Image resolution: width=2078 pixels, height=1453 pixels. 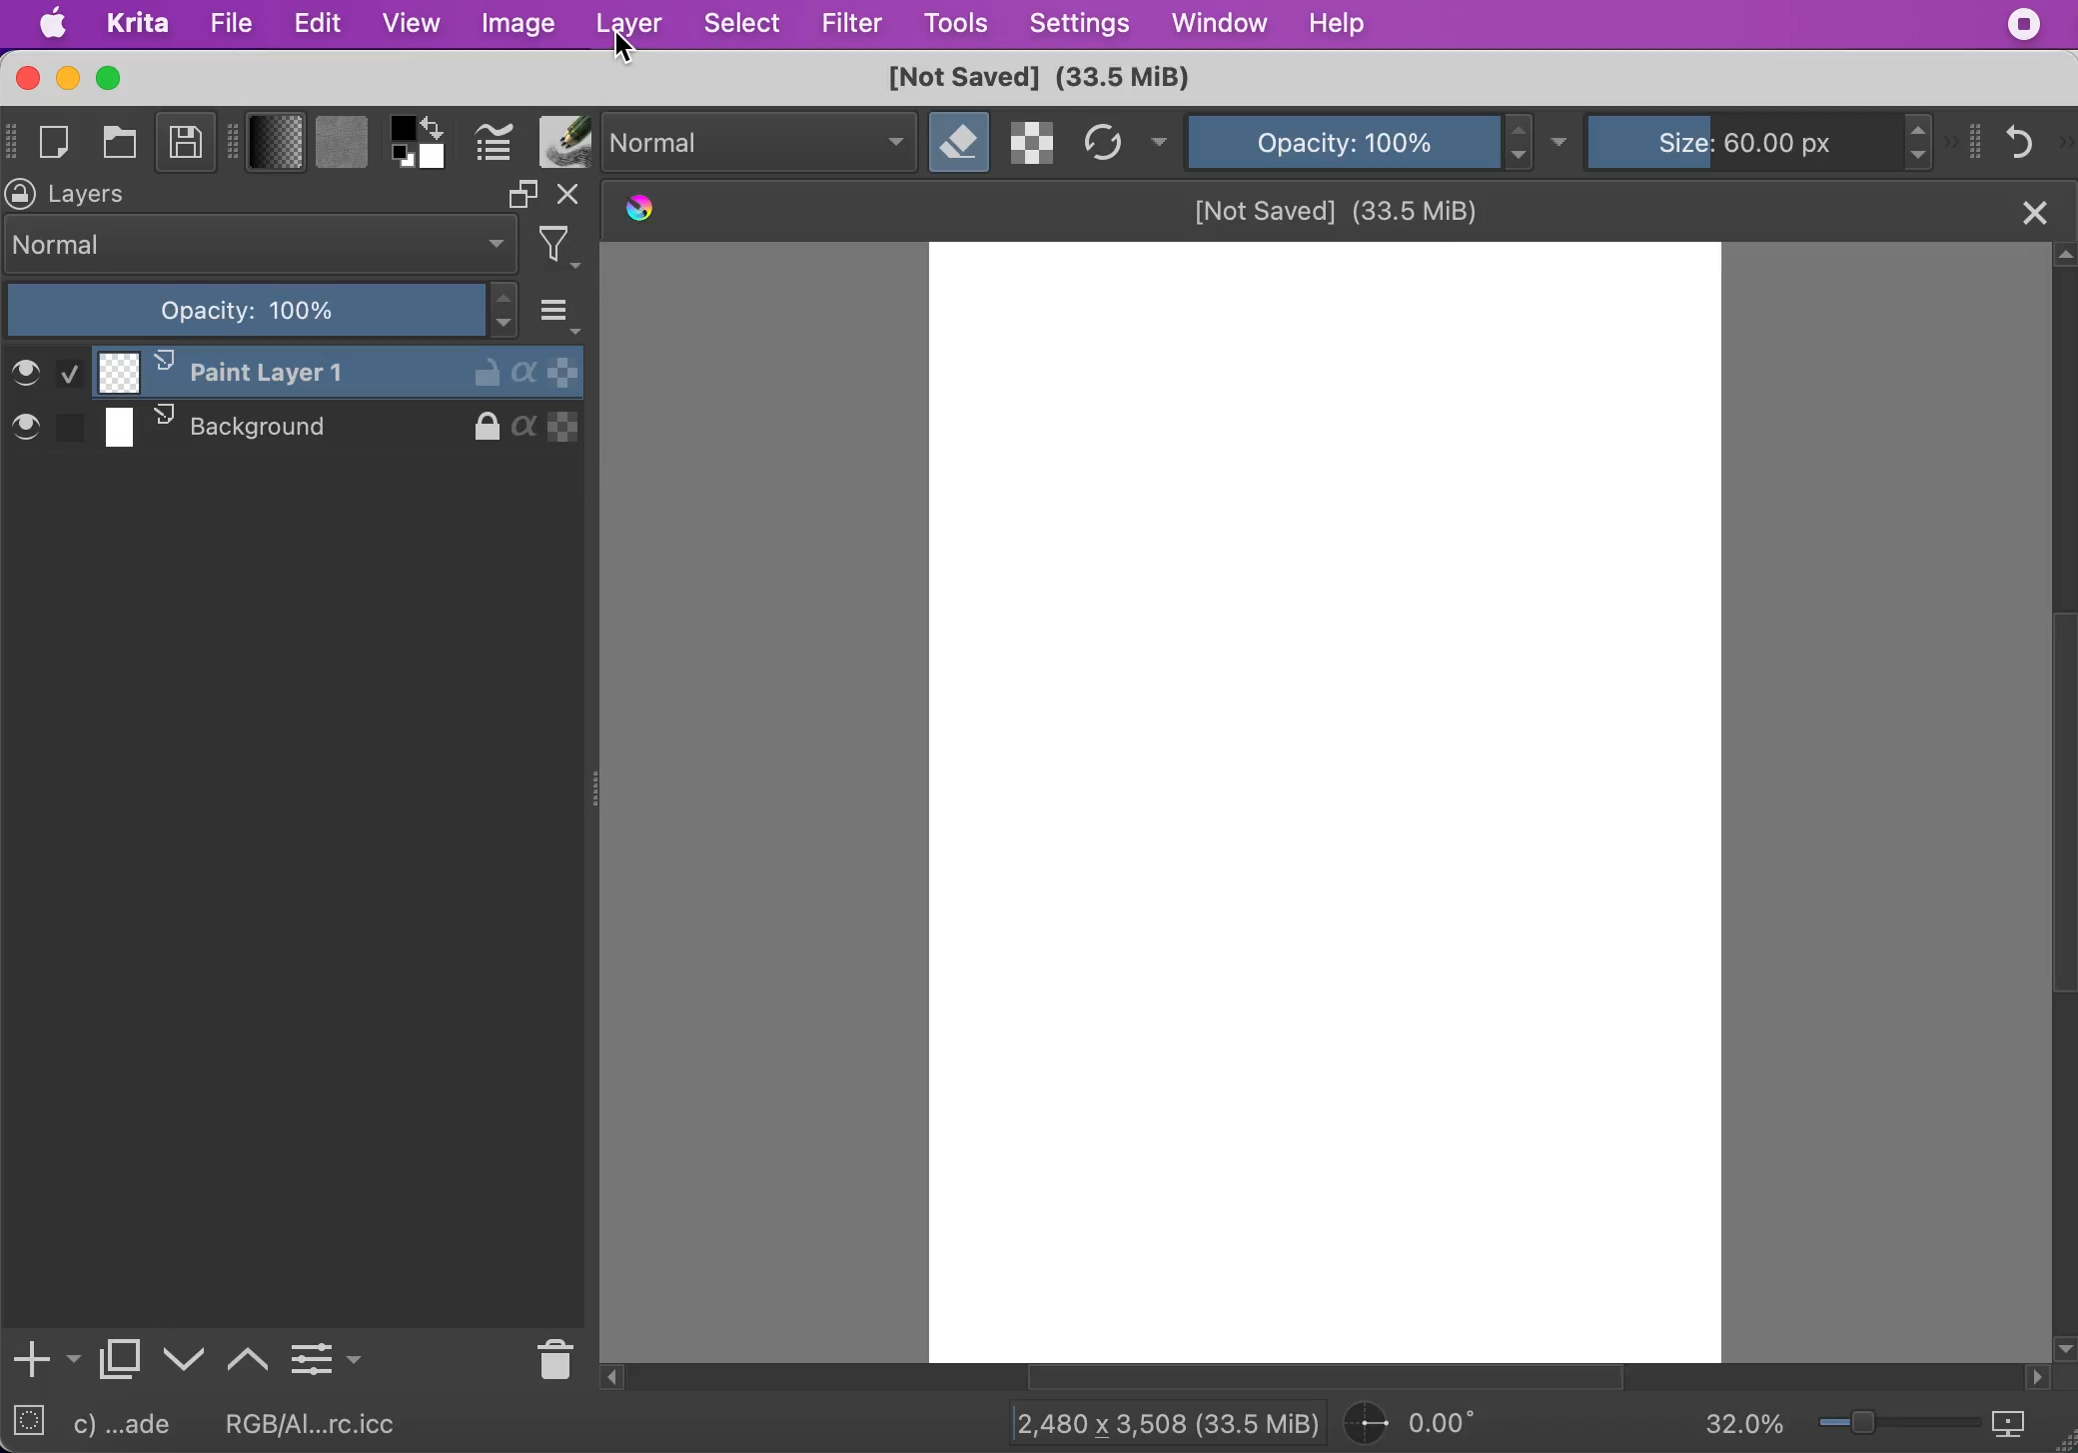 I want to click on close, so click(x=25, y=78).